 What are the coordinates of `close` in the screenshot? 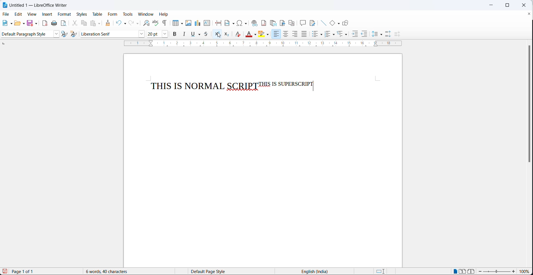 It's located at (523, 6).